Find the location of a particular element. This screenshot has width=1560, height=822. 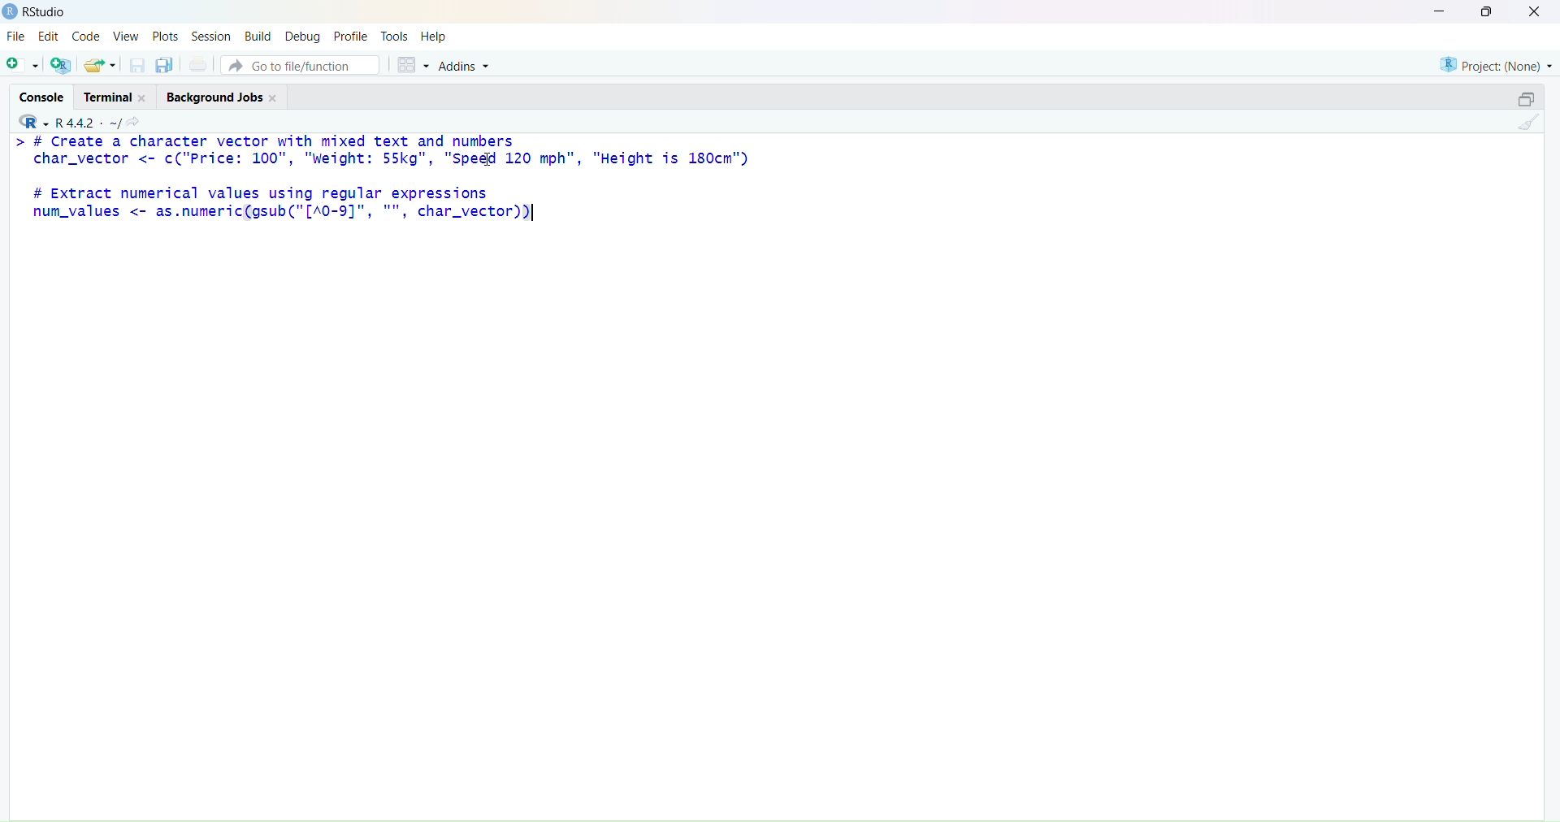

edit is located at coordinates (50, 36).